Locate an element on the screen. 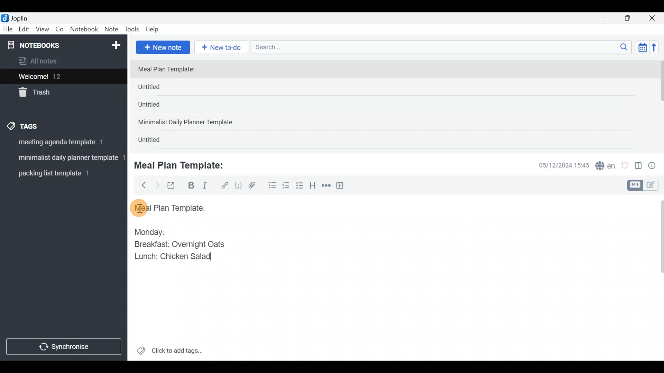  Tag 3 is located at coordinates (61, 173).